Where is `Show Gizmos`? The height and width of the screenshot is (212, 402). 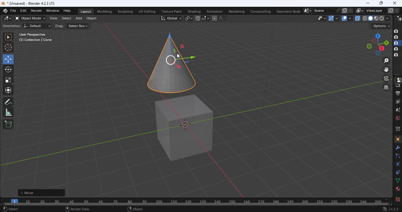
Show Gizmos is located at coordinates (337, 18).